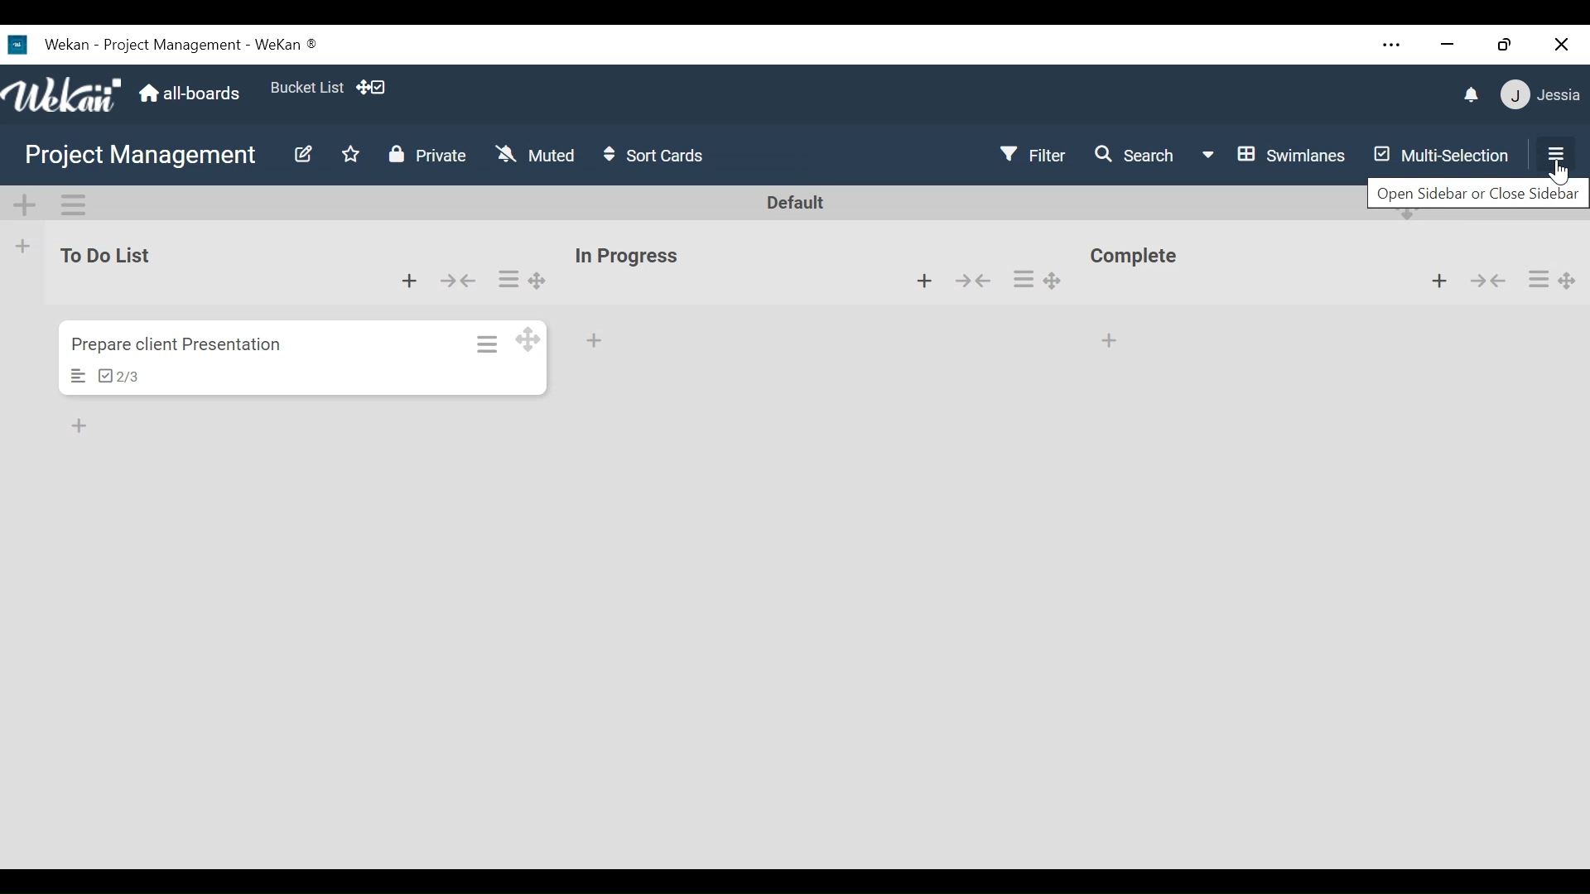 The width and height of the screenshot is (1590, 894). What do you see at coordinates (1022, 279) in the screenshot?
I see `Card actions` at bounding box center [1022, 279].